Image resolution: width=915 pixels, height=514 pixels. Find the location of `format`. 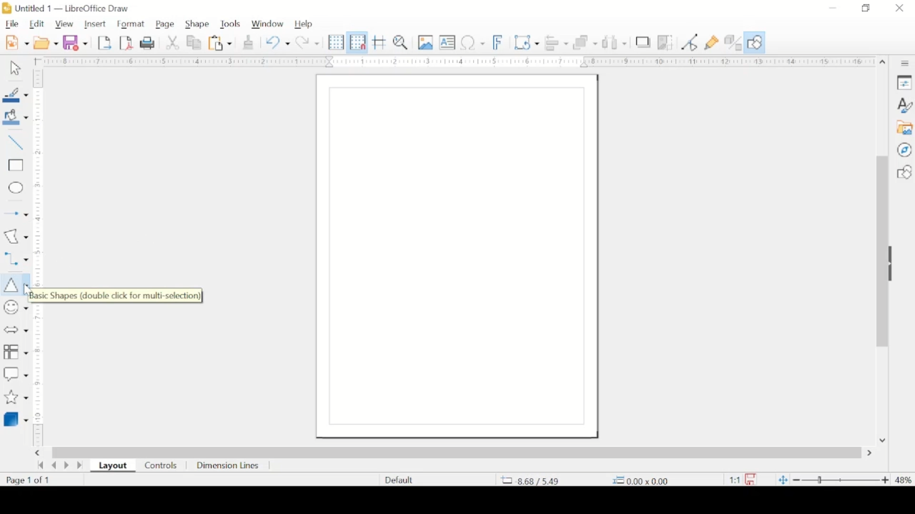

format is located at coordinates (130, 24).